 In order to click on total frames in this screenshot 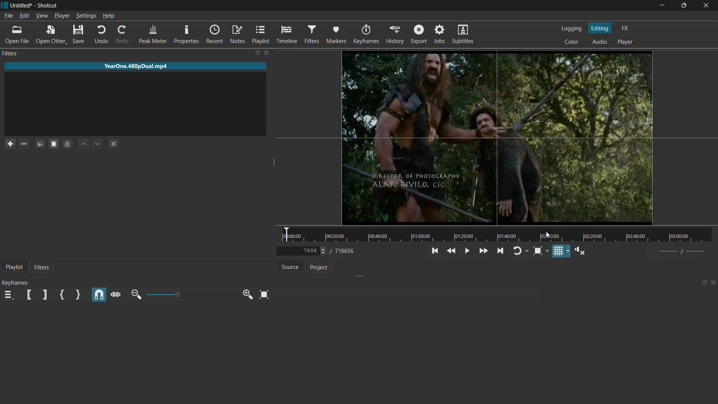, I will do `click(346, 251)`.